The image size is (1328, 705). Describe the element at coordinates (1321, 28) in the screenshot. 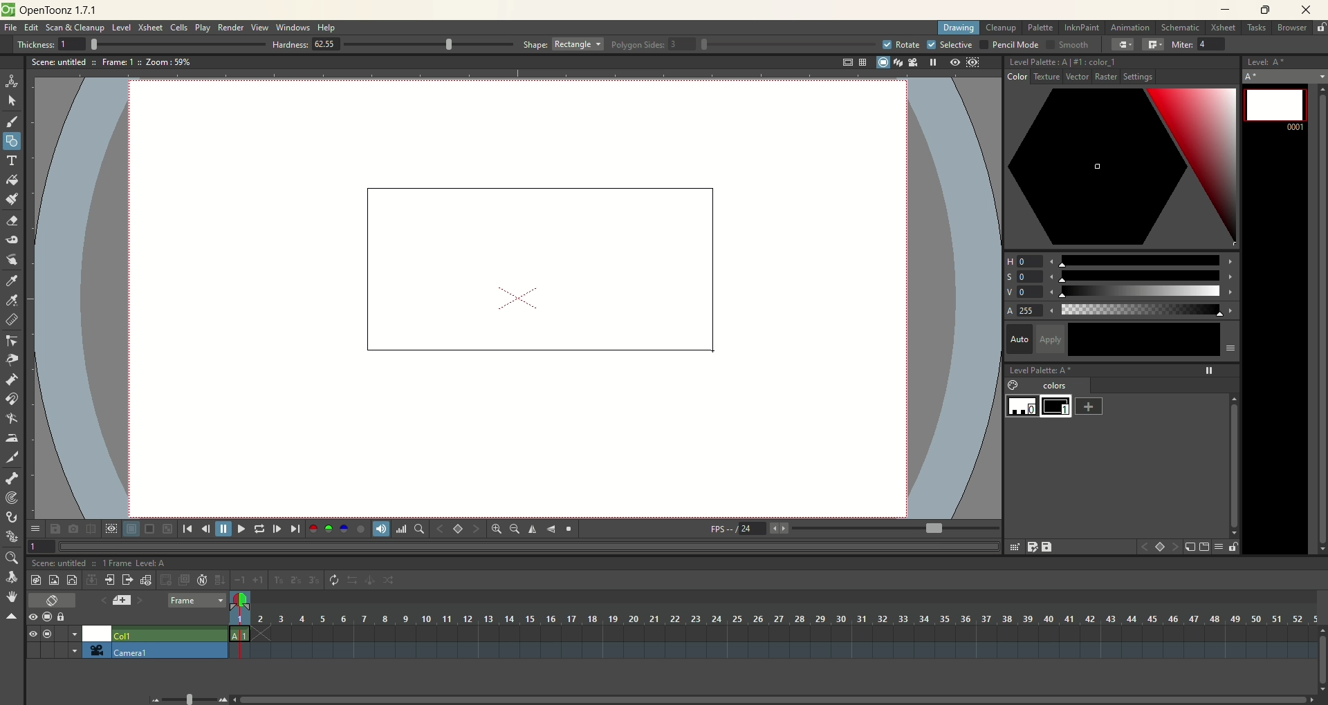

I see `unlock` at that location.